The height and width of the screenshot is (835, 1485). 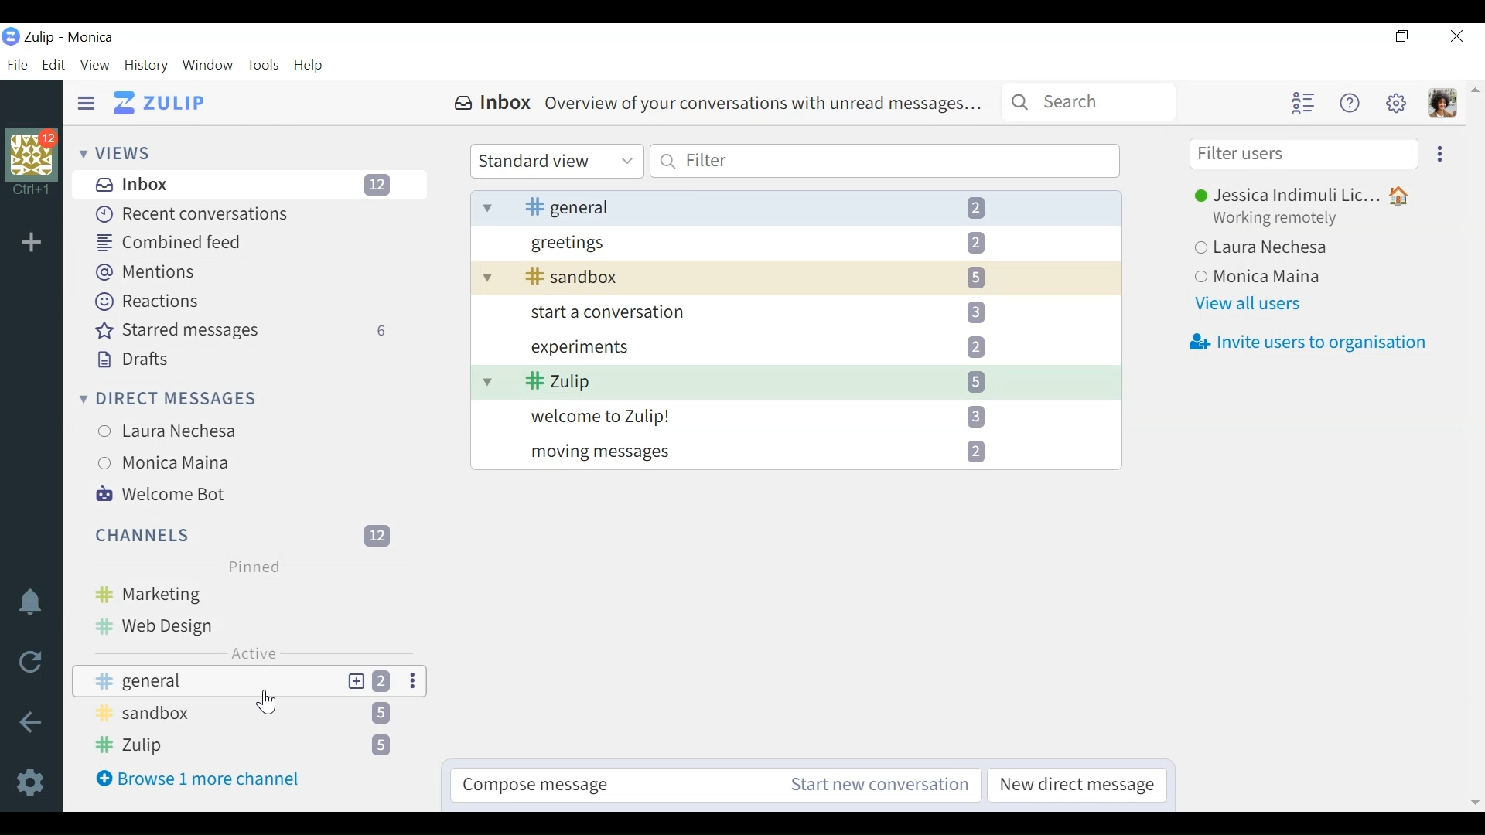 What do you see at coordinates (794, 346) in the screenshot?
I see `experiments 2` at bounding box center [794, 346].